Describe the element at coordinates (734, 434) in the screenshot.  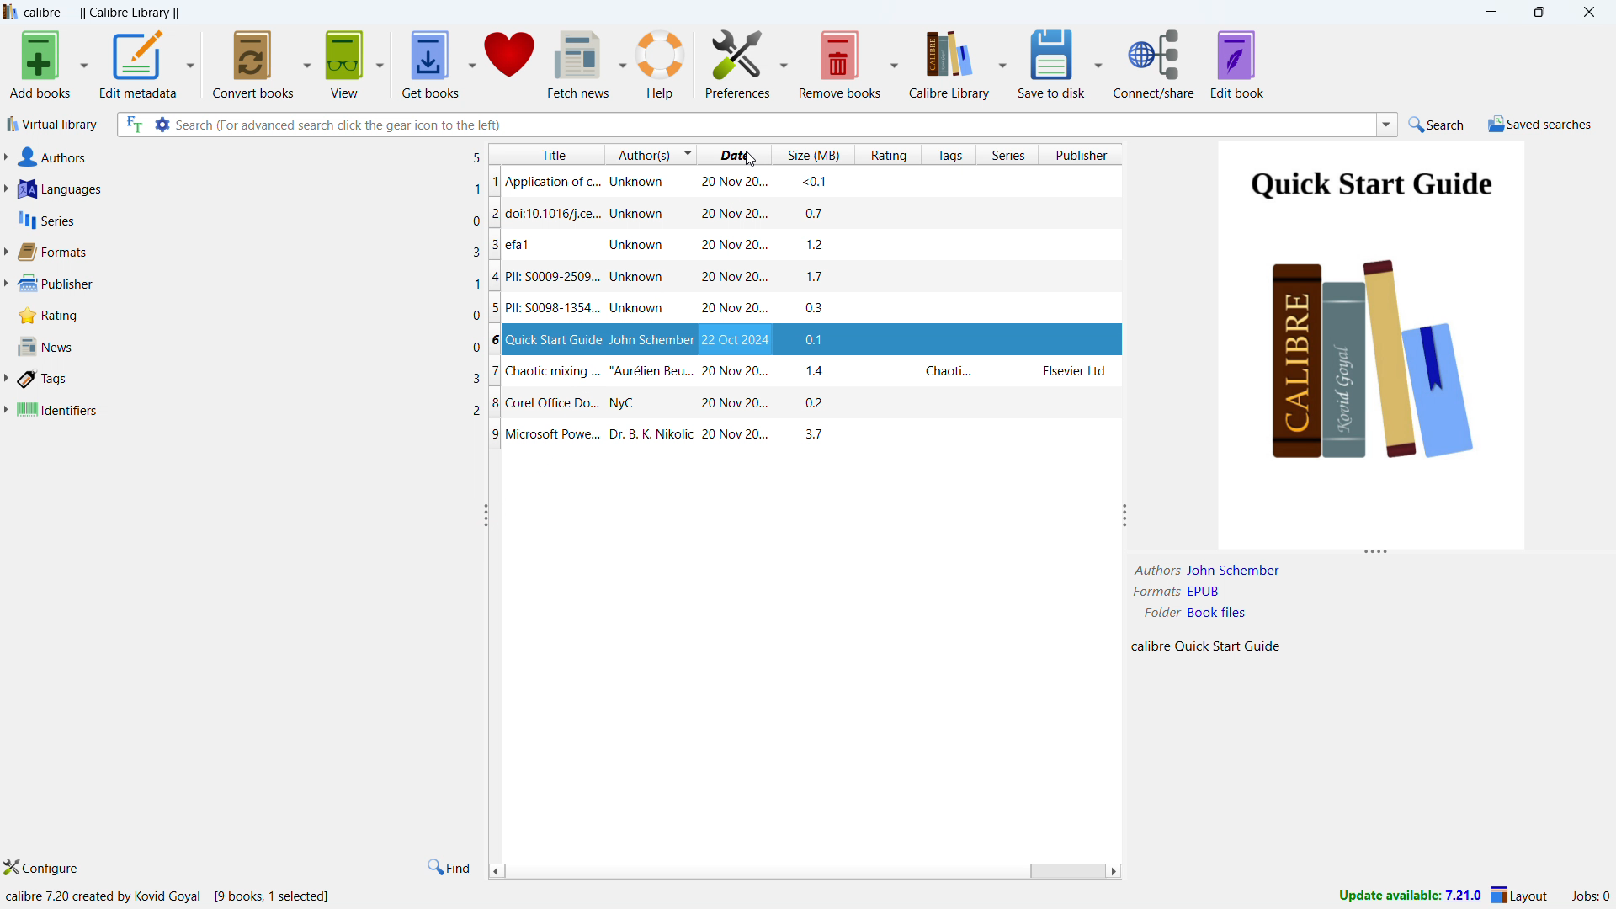
I see `20 Nov 20..` at that location.